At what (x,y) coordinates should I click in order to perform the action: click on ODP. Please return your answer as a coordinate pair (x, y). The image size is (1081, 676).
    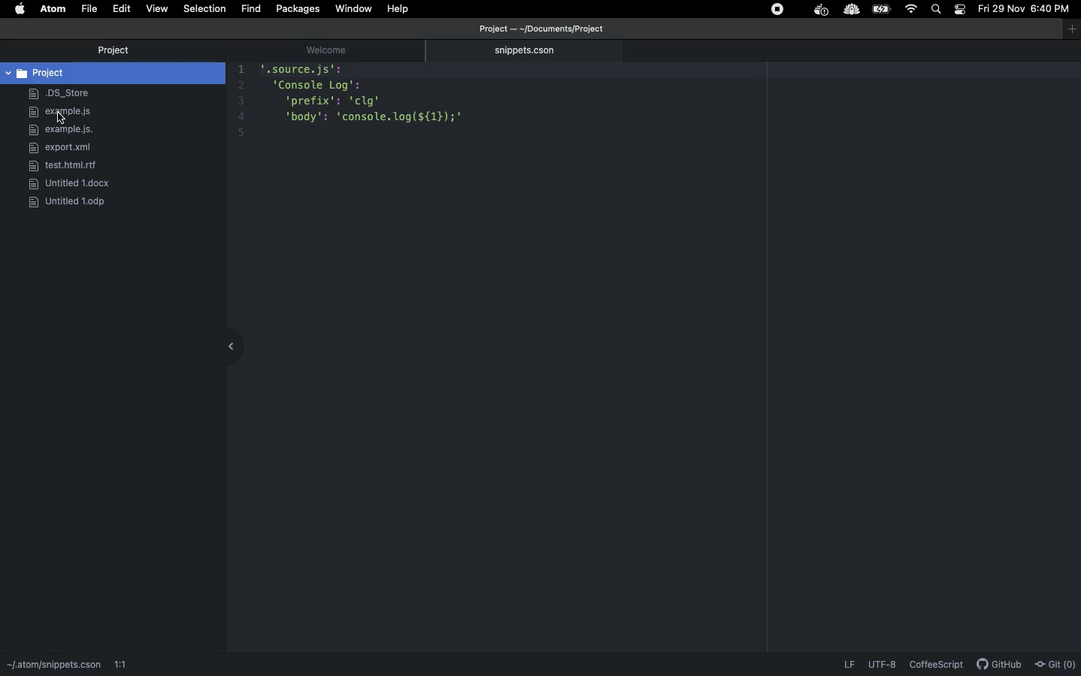
    Looking at the image, I should click on (74, 201).